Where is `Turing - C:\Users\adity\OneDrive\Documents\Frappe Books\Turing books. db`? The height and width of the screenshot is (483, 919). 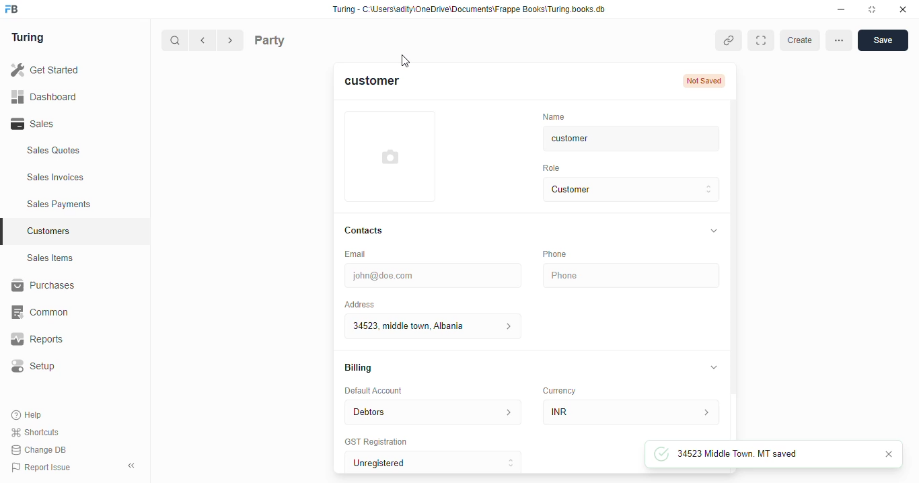 Turing - C:\Users\adity\OneDrive\Documents\Frappe Books\Turing books. db is located at coordinates (473, 11).